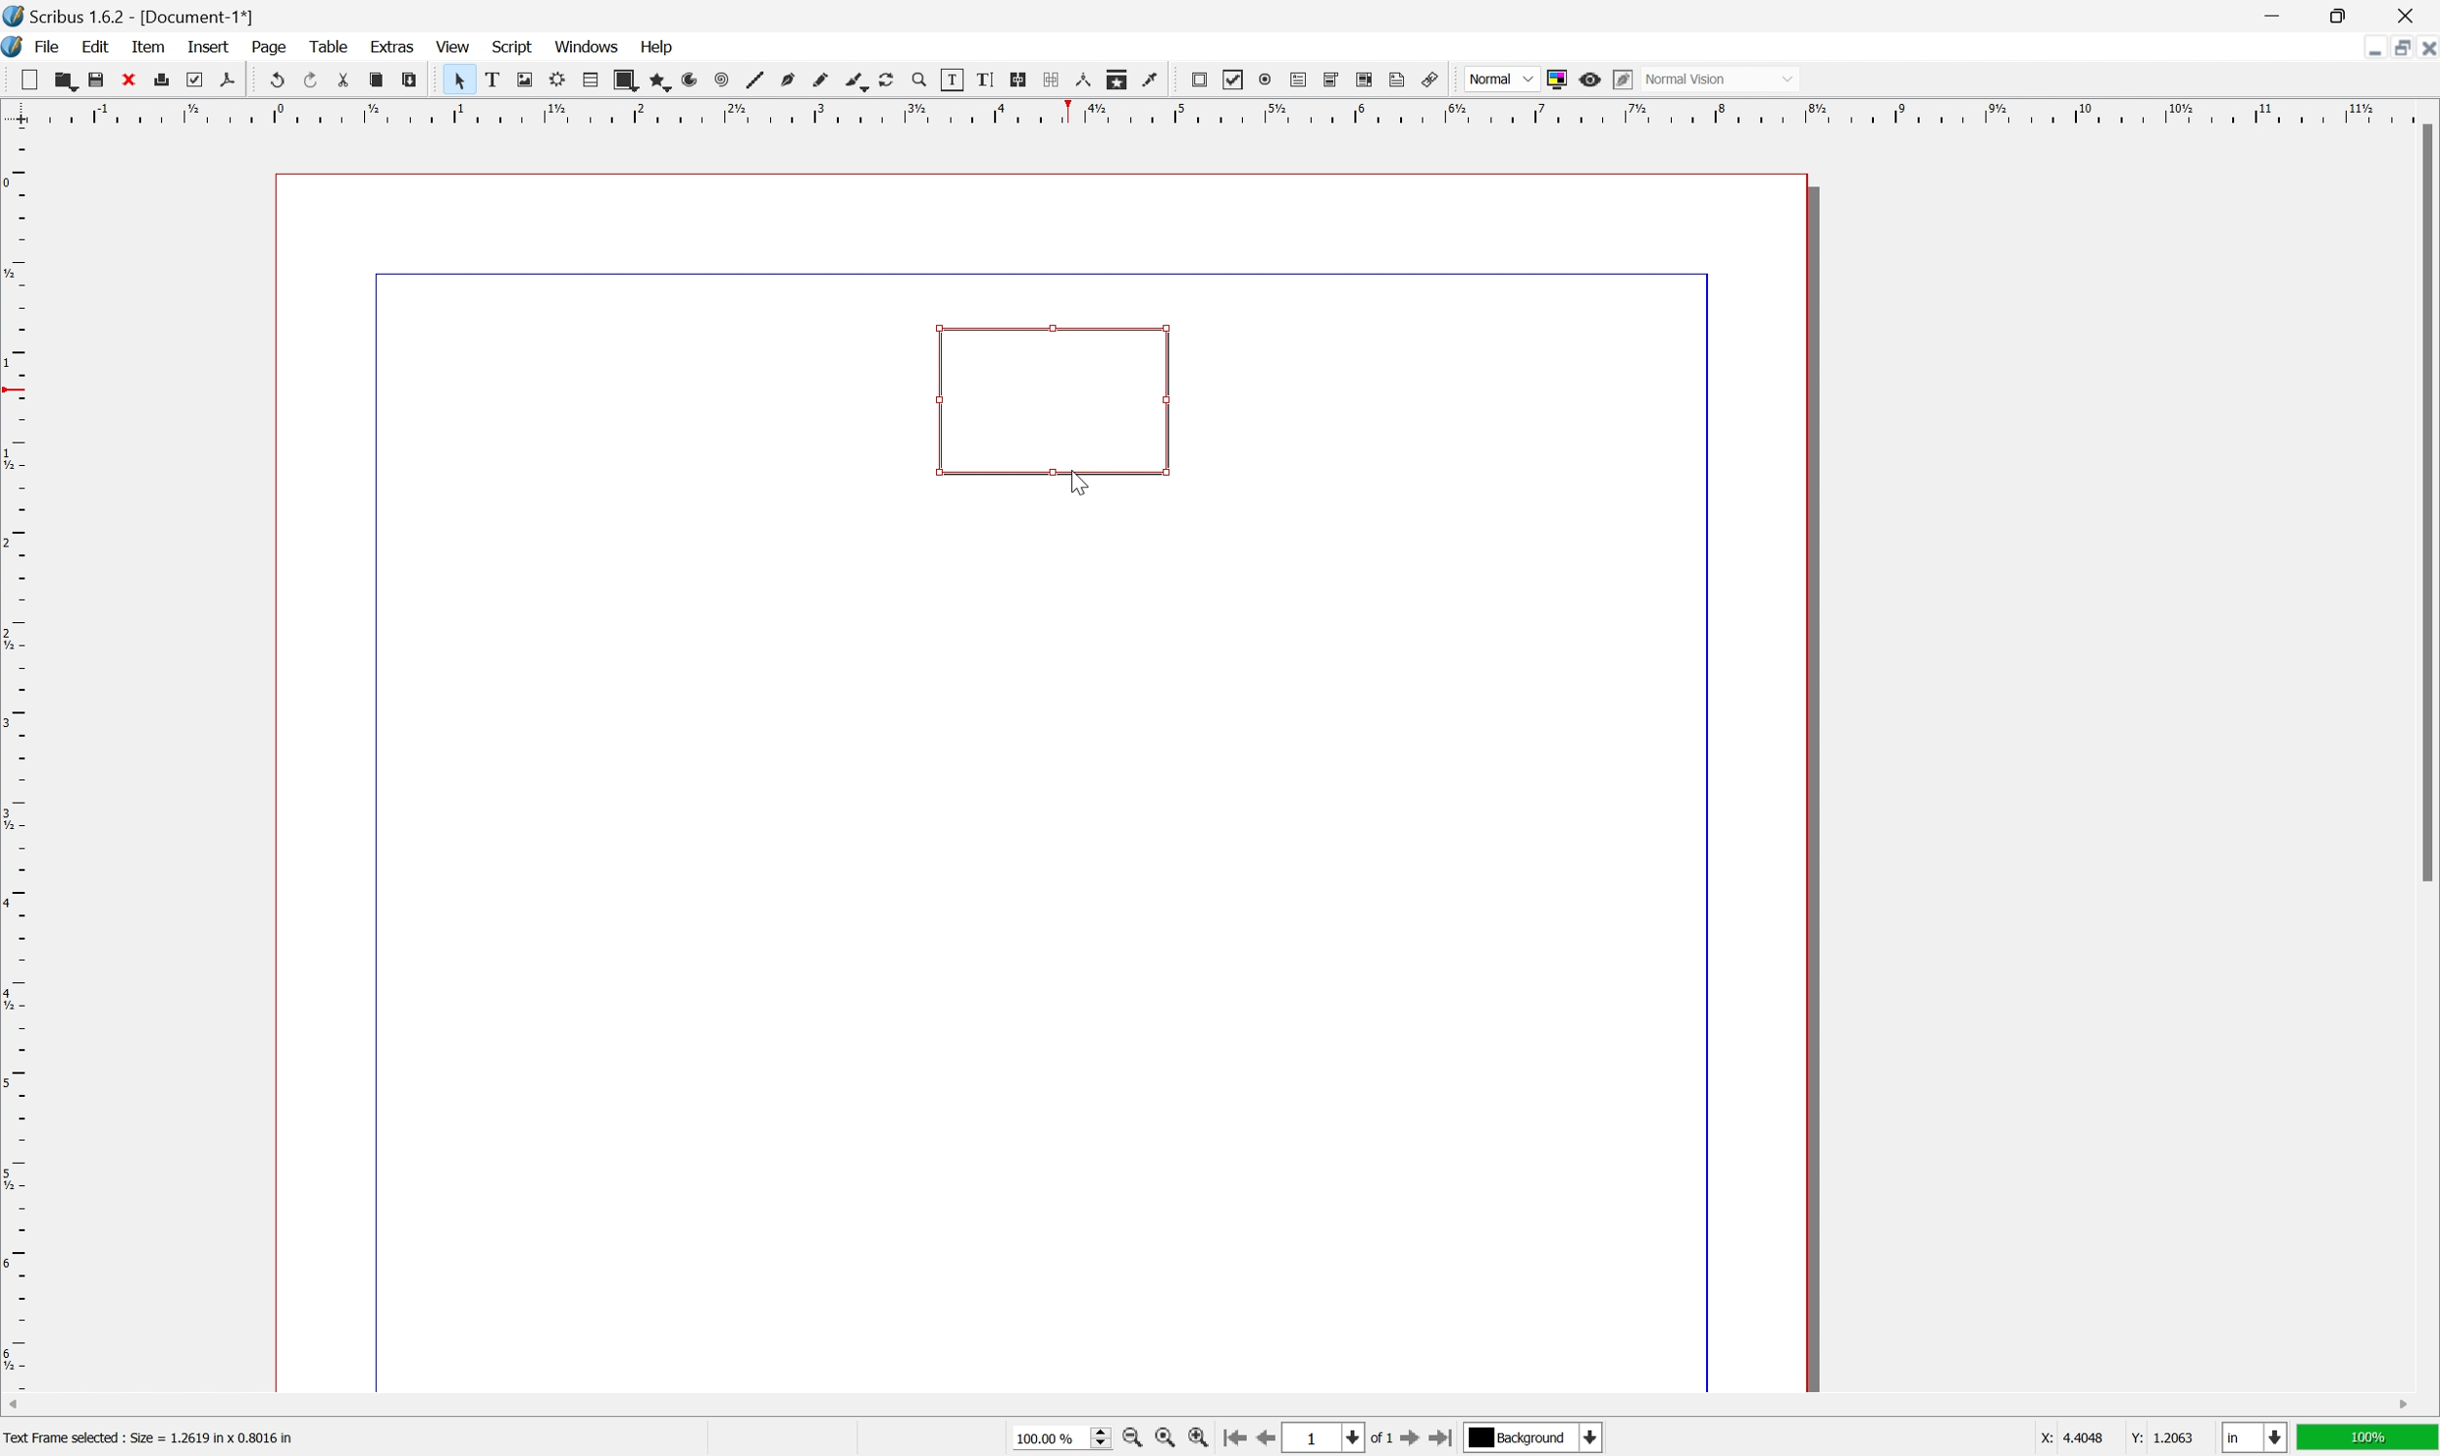 This screenshot has width=2440, height=1456. Describe the element at coordinates (587, 46) in the screenshot. I see `windows` at that location.